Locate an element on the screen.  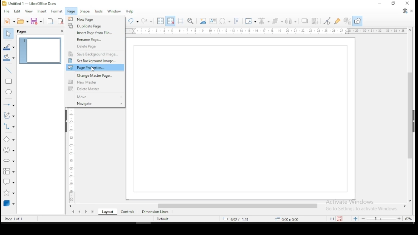
page is located at coordinates (72, 11).